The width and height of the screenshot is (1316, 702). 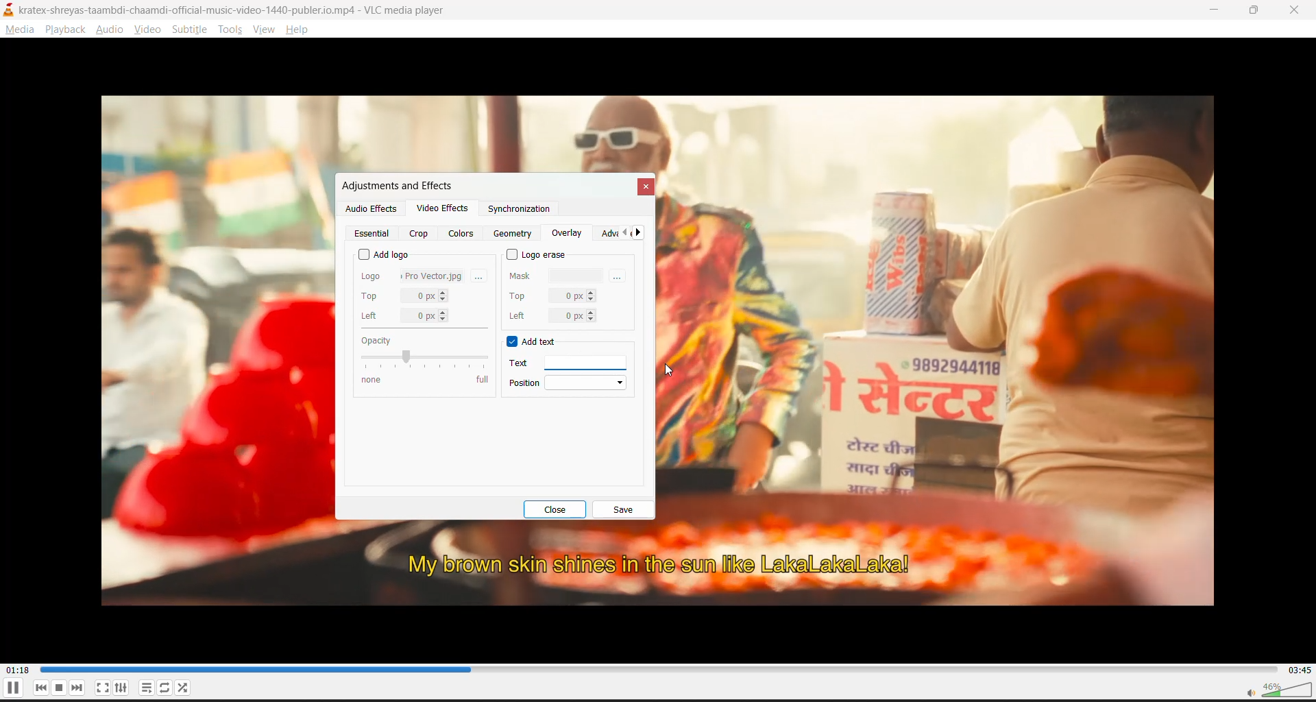 I want to click on close, so click(x=561, y=509).